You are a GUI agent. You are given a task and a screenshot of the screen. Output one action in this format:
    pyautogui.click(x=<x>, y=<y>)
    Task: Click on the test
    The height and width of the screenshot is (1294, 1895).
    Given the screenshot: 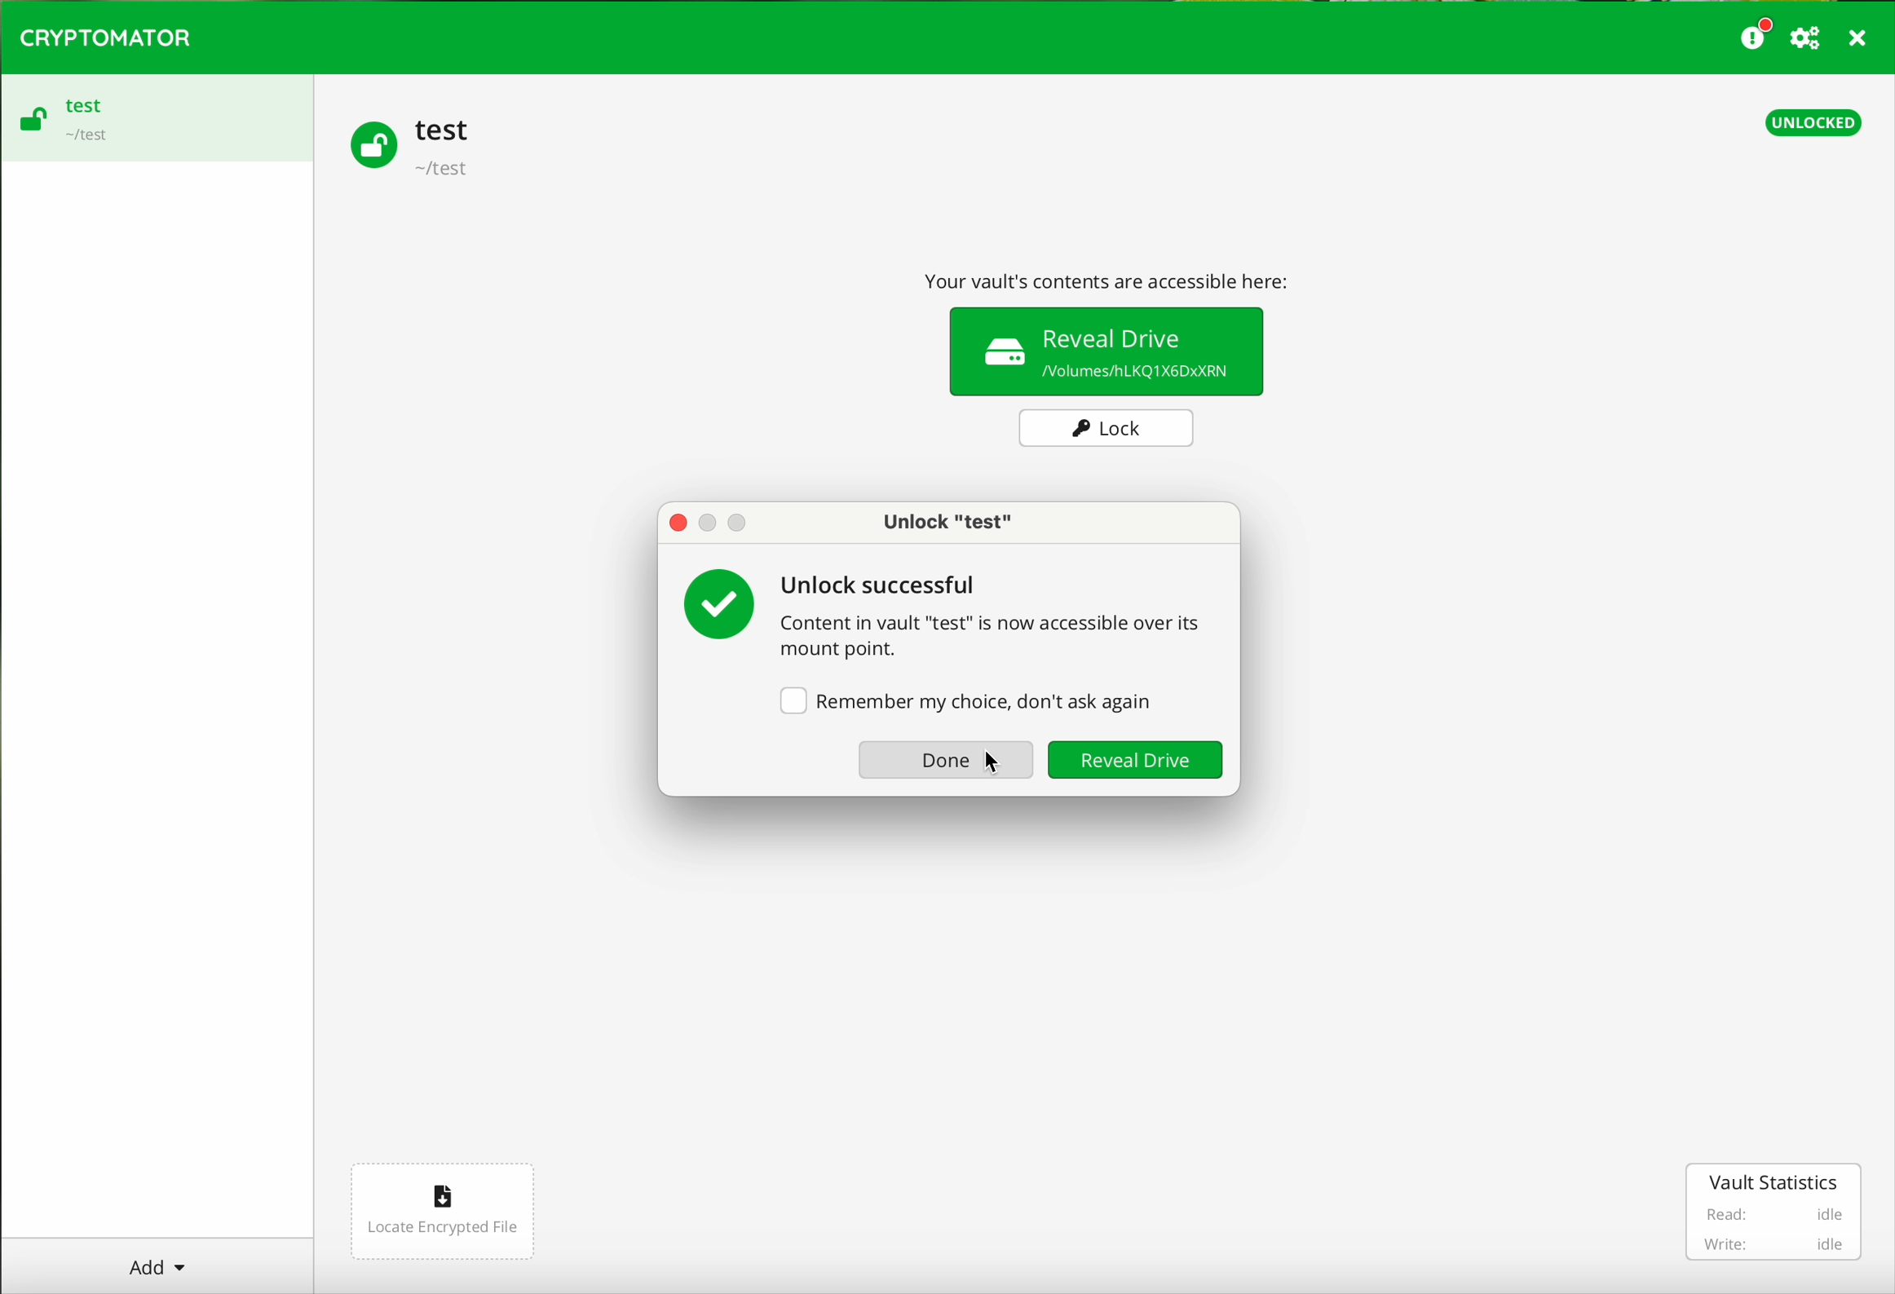 What is the action you would take?
    pyautogui.click(x=84, y=104)
    